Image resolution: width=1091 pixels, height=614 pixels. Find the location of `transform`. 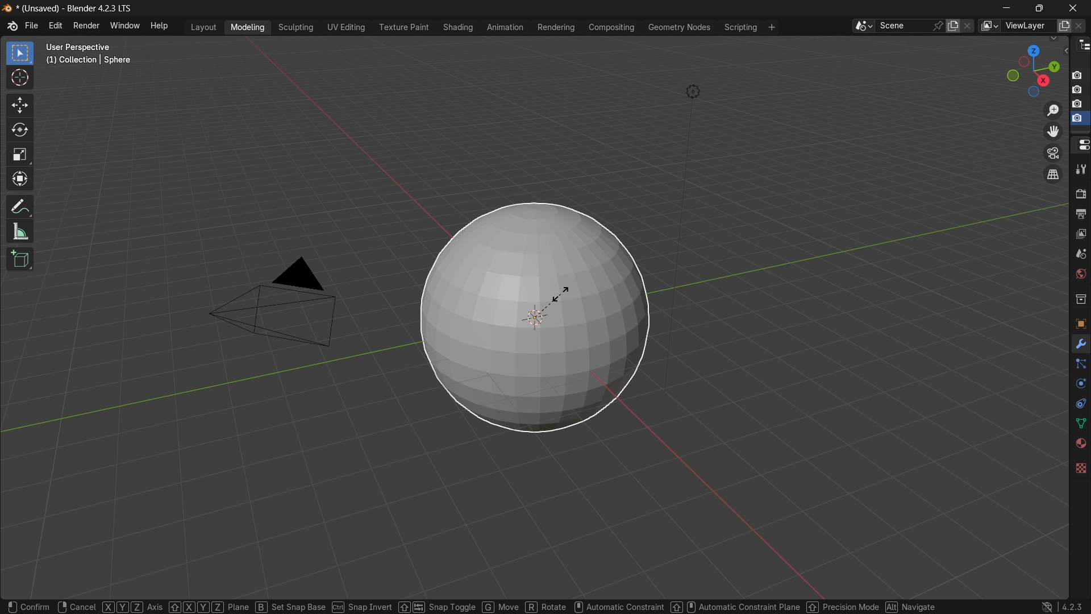

transform is located at coordinates (20, 180).